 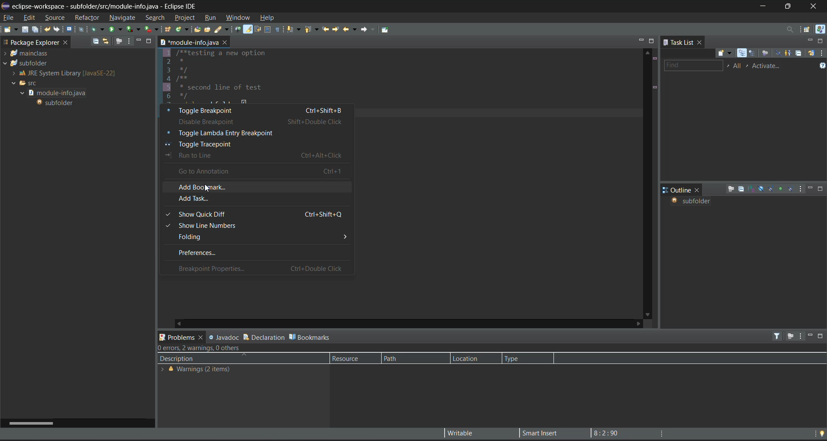 I want to click on scheduled , so click(x=754, y=53).